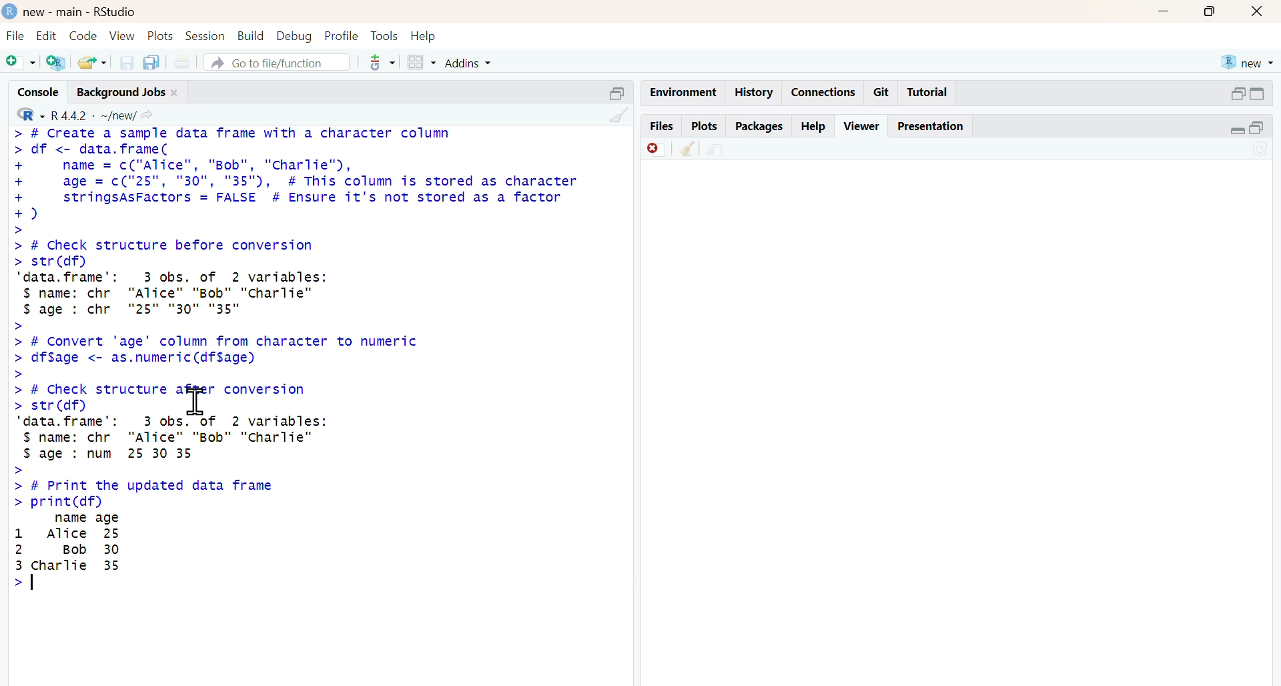  I want to click on expand/collapse, so click(1258, 93).